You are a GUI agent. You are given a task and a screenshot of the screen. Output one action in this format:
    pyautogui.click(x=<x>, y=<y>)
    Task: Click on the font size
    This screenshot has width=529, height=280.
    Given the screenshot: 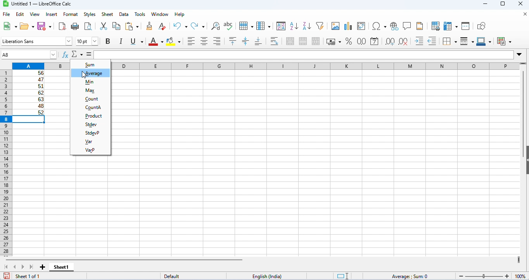 What is the action you would take?
    pyautogui.click(x=87, y=41)
    